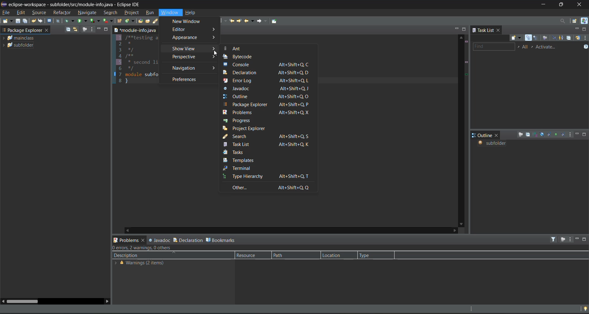 The image size is (589, 314). What do you see at coordinates (194, 68) in the screenshot?
I see `navigation` at bounding box center [194, 68].